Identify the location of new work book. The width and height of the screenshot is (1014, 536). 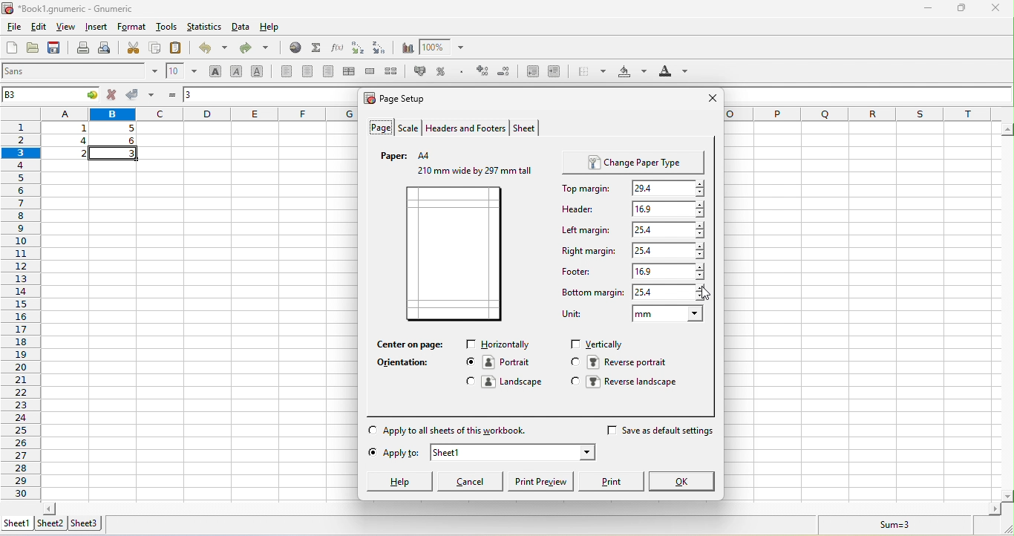
(12, 49).